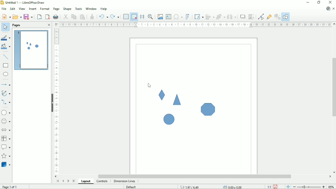  I want to click on 3 D Objects, so click(6, 165).